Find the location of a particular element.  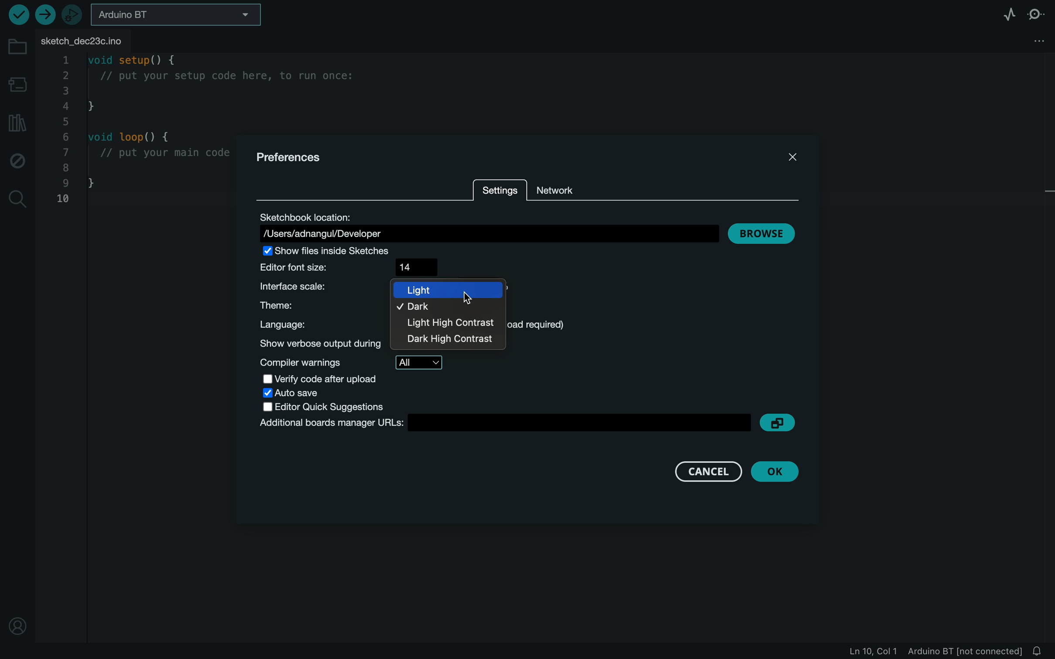

board manager is located at coordinates (18, 85).